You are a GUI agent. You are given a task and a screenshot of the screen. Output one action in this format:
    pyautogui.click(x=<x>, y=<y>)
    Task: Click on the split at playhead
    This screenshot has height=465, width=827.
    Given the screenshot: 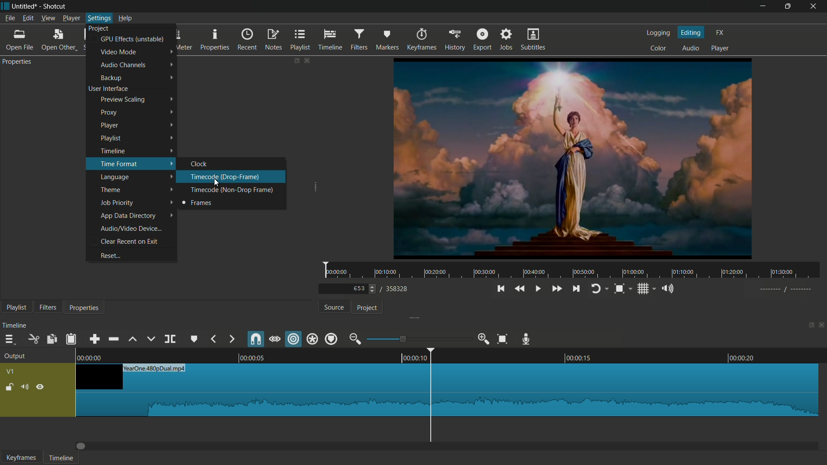 What is the action you would take?
    pyautogui.click(x=171, y=338)
    